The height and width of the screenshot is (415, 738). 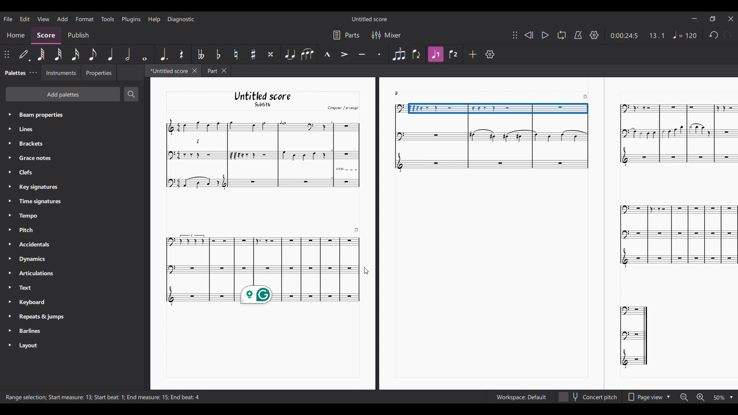 I want to click on Toggle sharp, so click(x=253, y=54).